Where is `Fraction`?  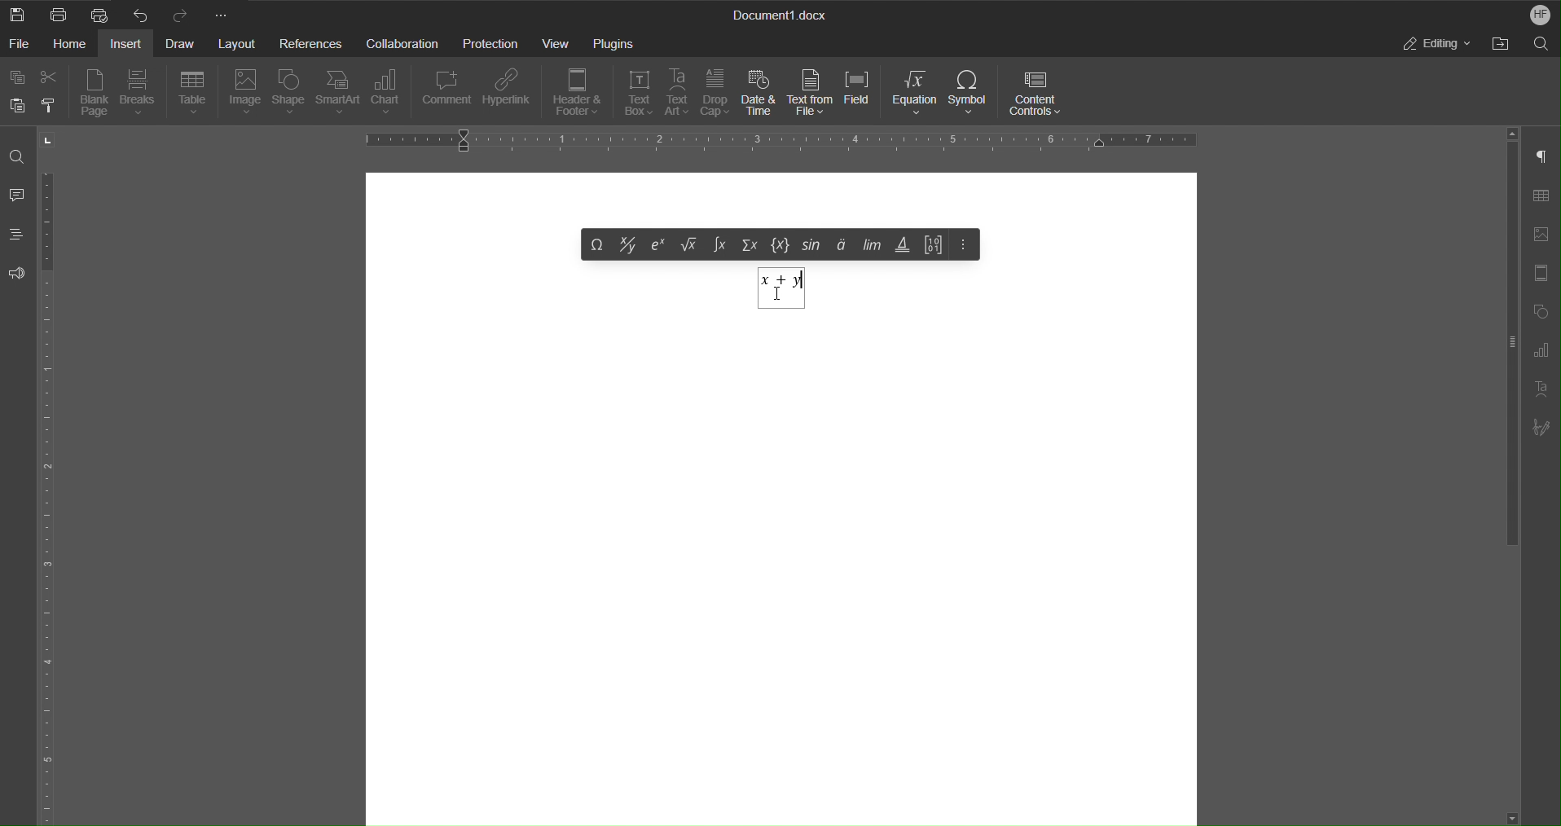
Fraction is located at coordinates (627, 244).